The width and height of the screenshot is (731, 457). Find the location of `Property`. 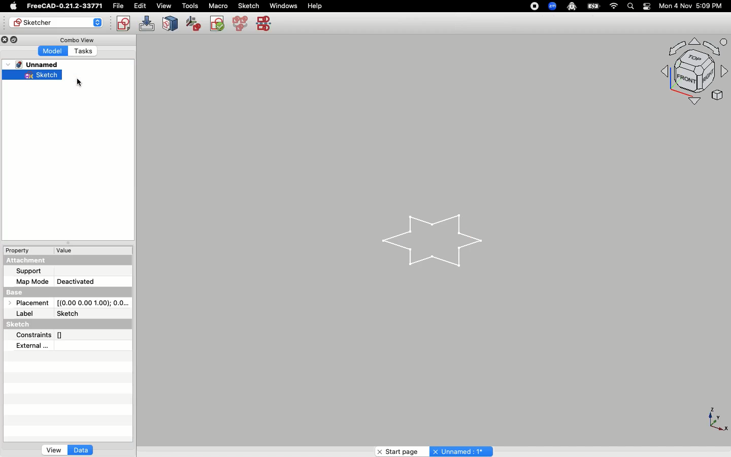

Property is located at coordinates (28, 251).